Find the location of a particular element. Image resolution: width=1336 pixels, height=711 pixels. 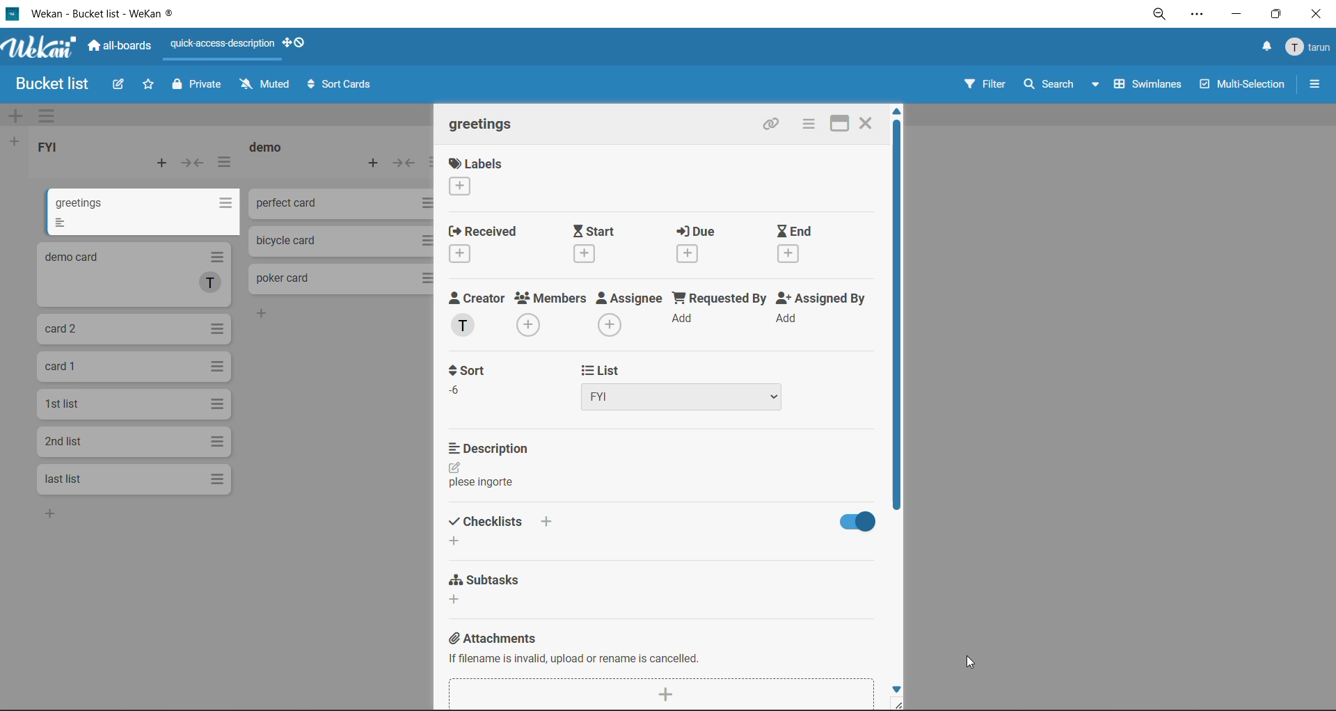

creator is located at coordinates (476, 312).